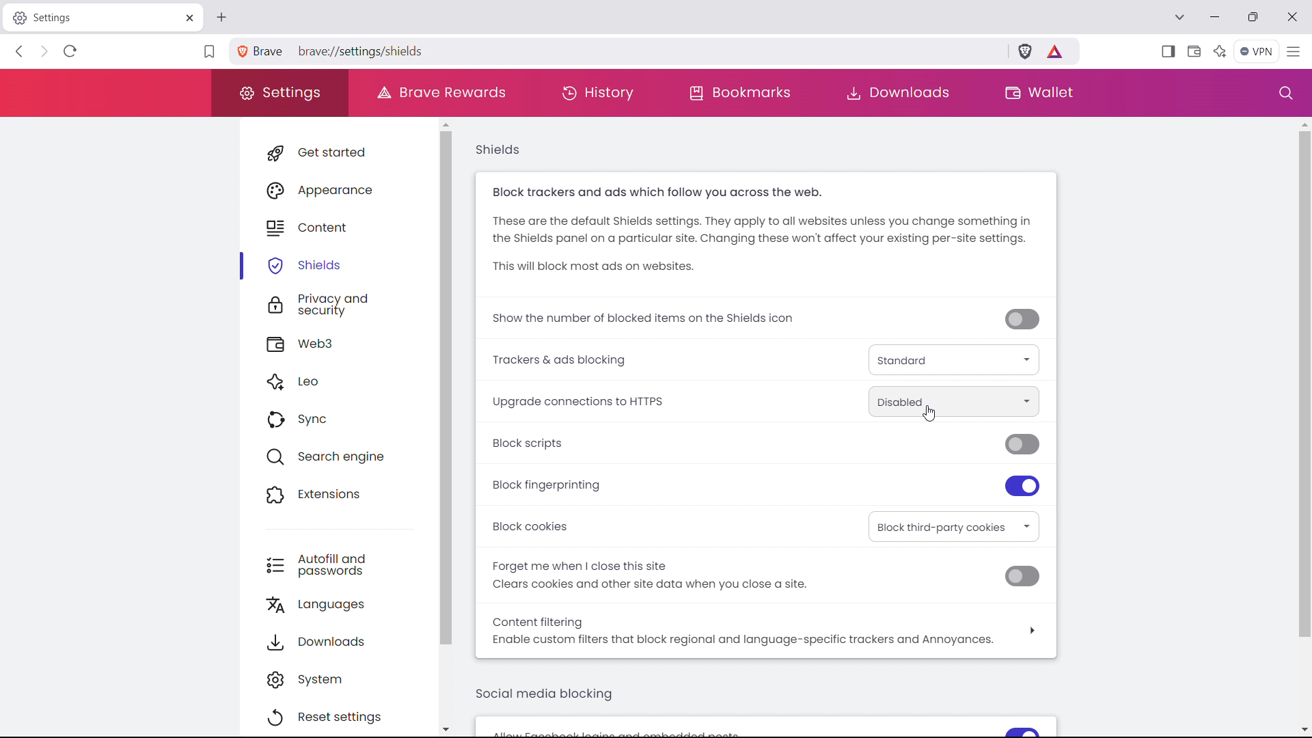 This screenshot has width=1312, height=738. What do you see at coordinates (545, 693) in the screenshot?
I see `social media blocking` at bounding box center [545, 693].